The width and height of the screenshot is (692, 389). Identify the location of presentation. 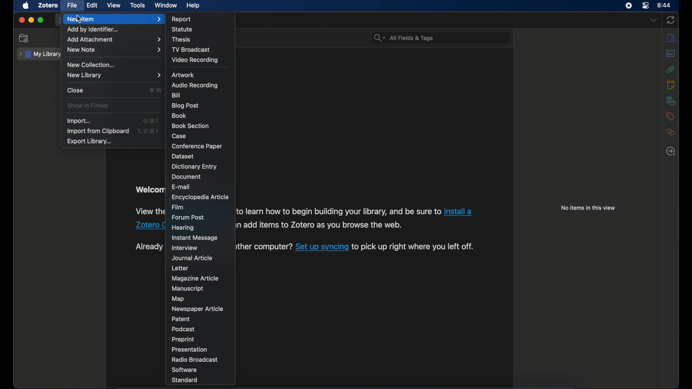
(189, 350).